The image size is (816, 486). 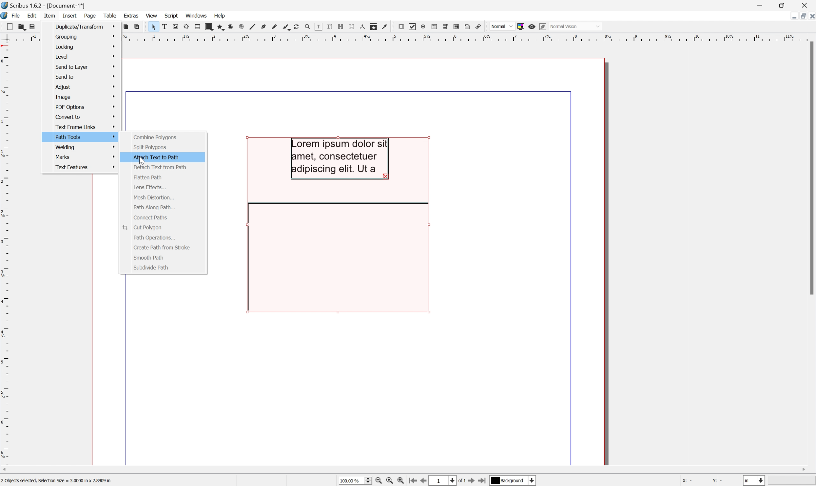 I want to click on Current zoom level, so click(x=355, y=481).